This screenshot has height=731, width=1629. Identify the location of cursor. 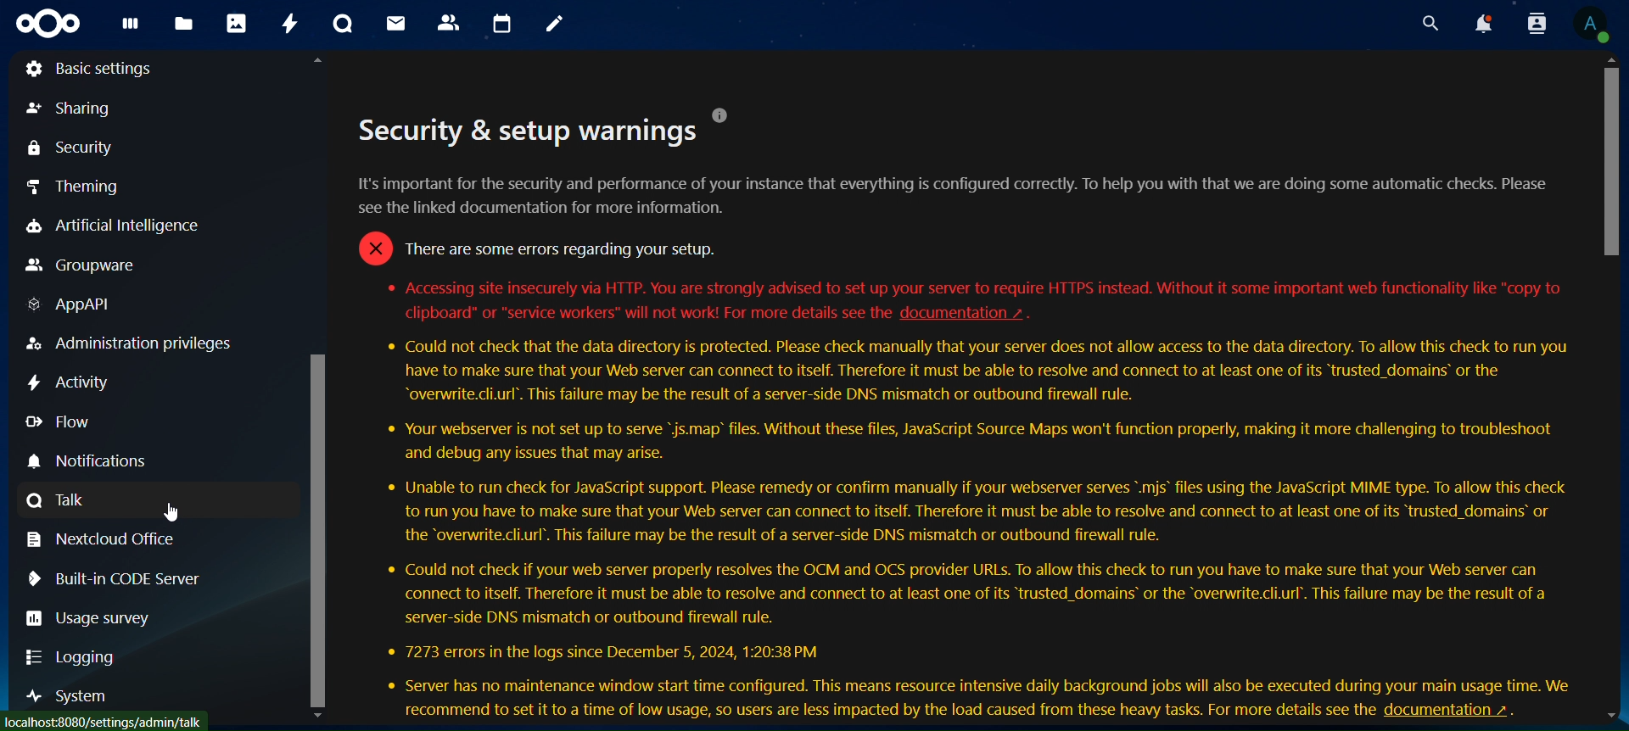
(171, 514).